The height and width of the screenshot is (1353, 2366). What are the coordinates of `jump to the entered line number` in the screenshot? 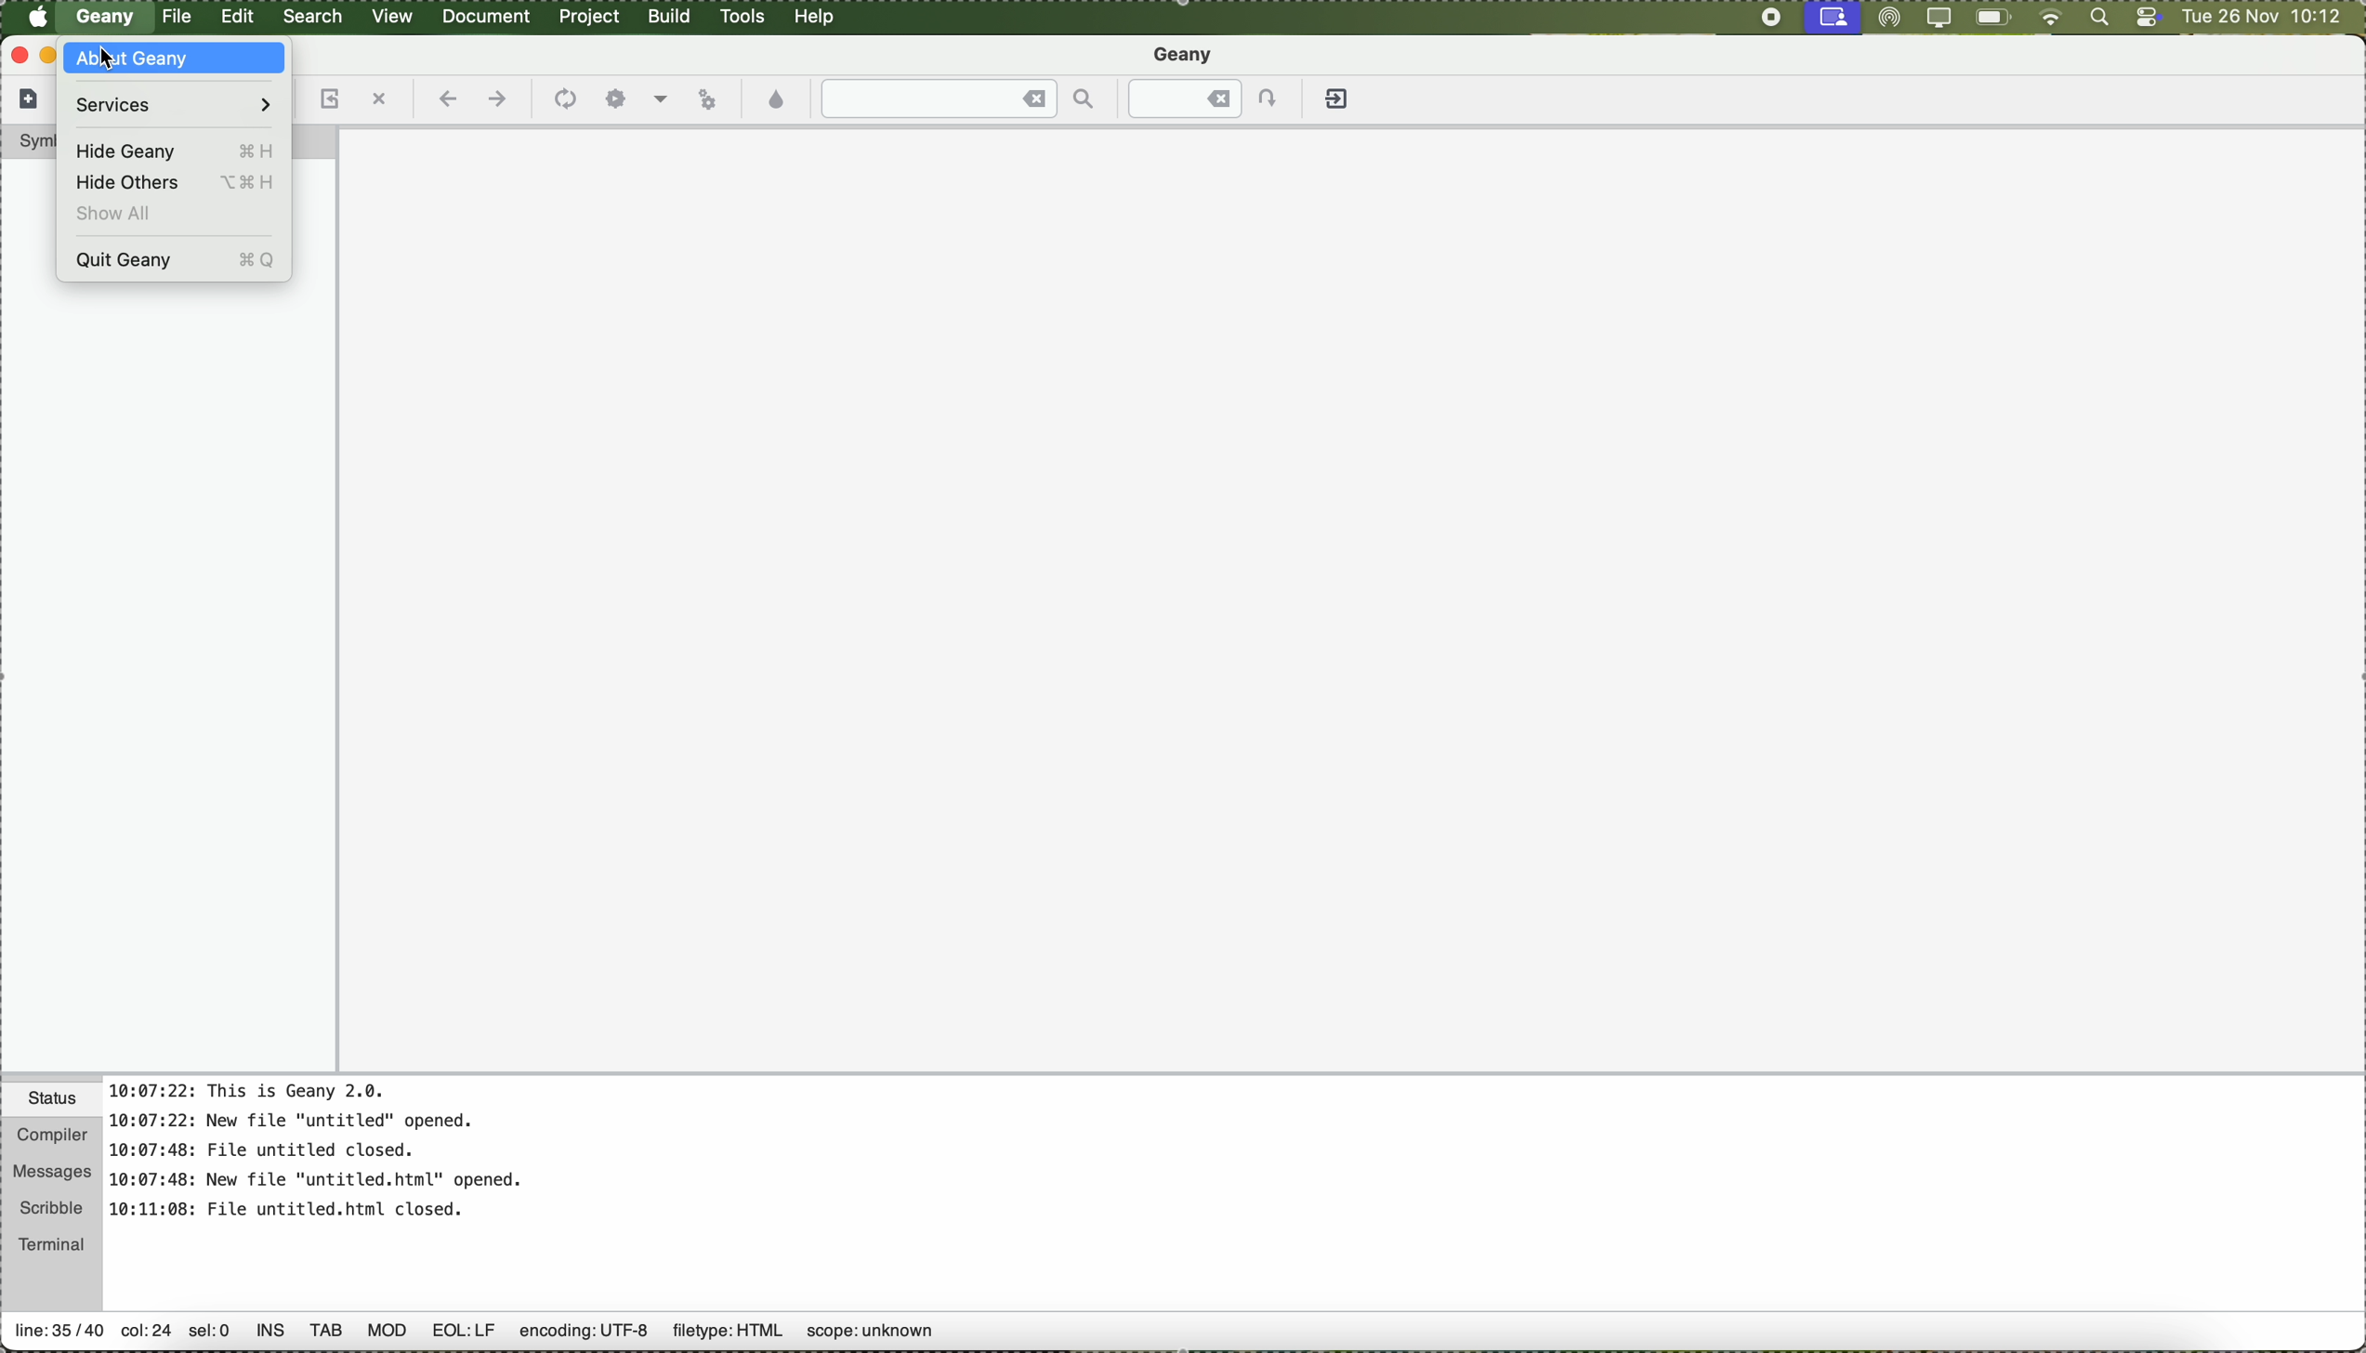 It's located at (1206, 99).